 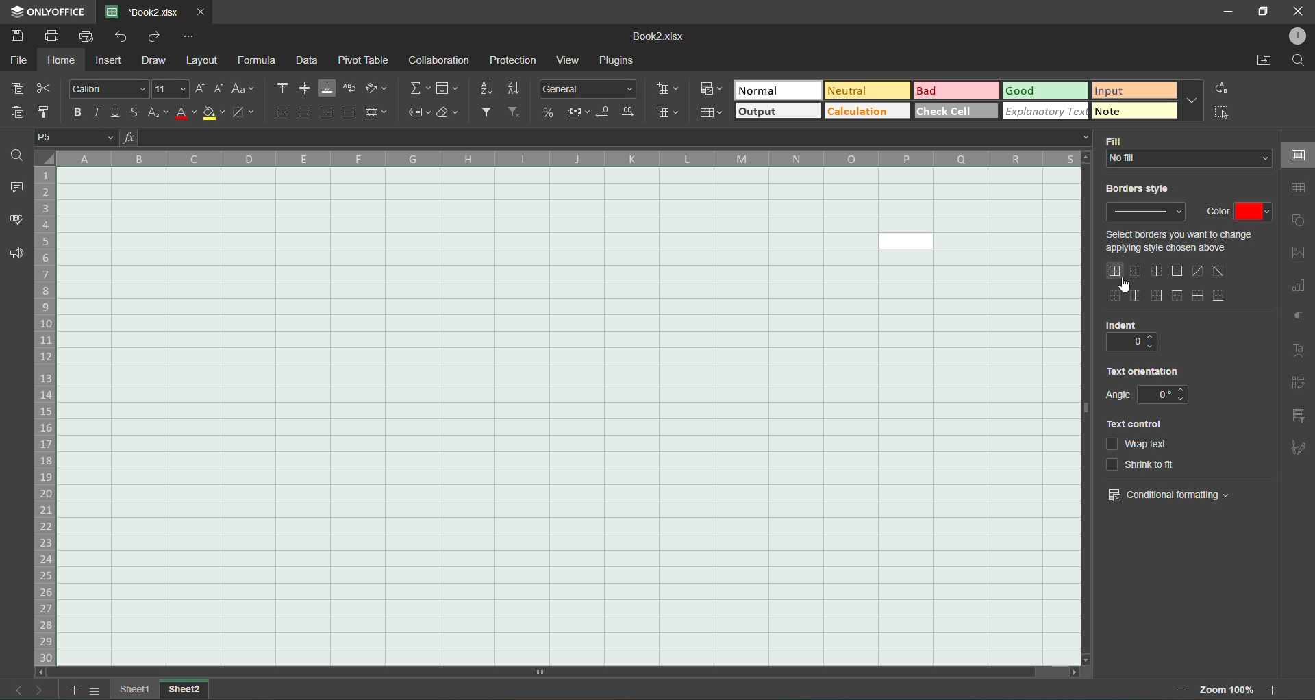 What do you see at coordinates (129, 136) in the screenshot?
I see `fx` at bounding box center [129, 136].